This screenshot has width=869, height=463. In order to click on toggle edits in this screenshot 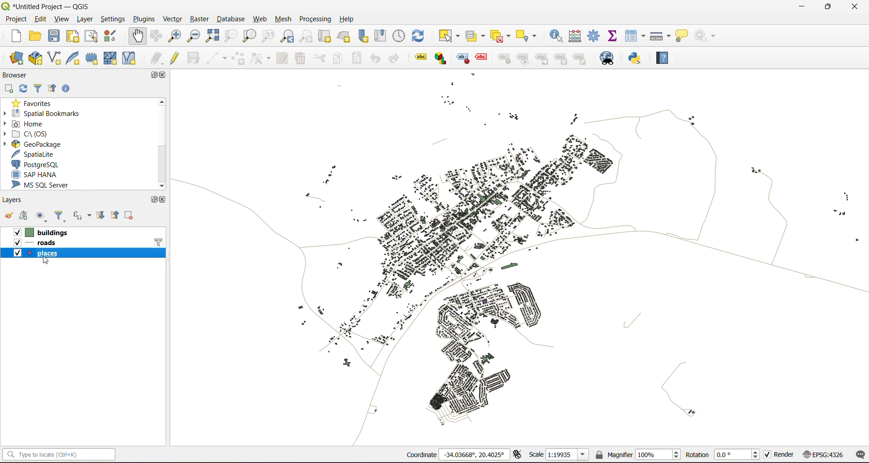, I will do `click(177, 57)`.